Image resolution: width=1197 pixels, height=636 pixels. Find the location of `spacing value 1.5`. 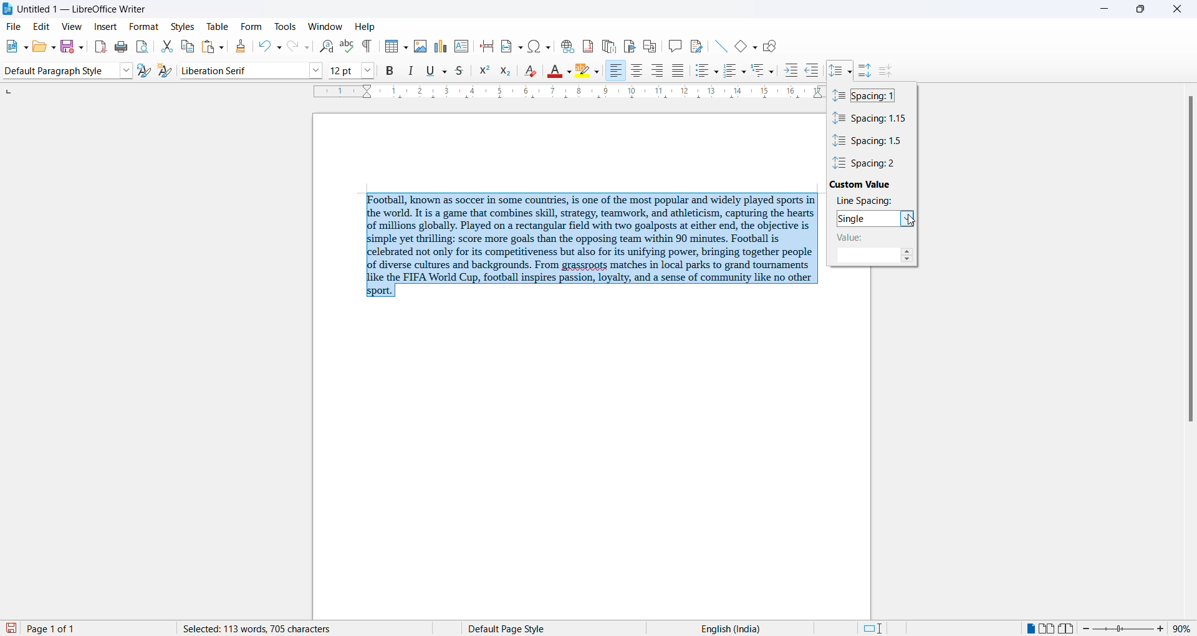

spacing value 1.5 is located at coordinates (872, 142).